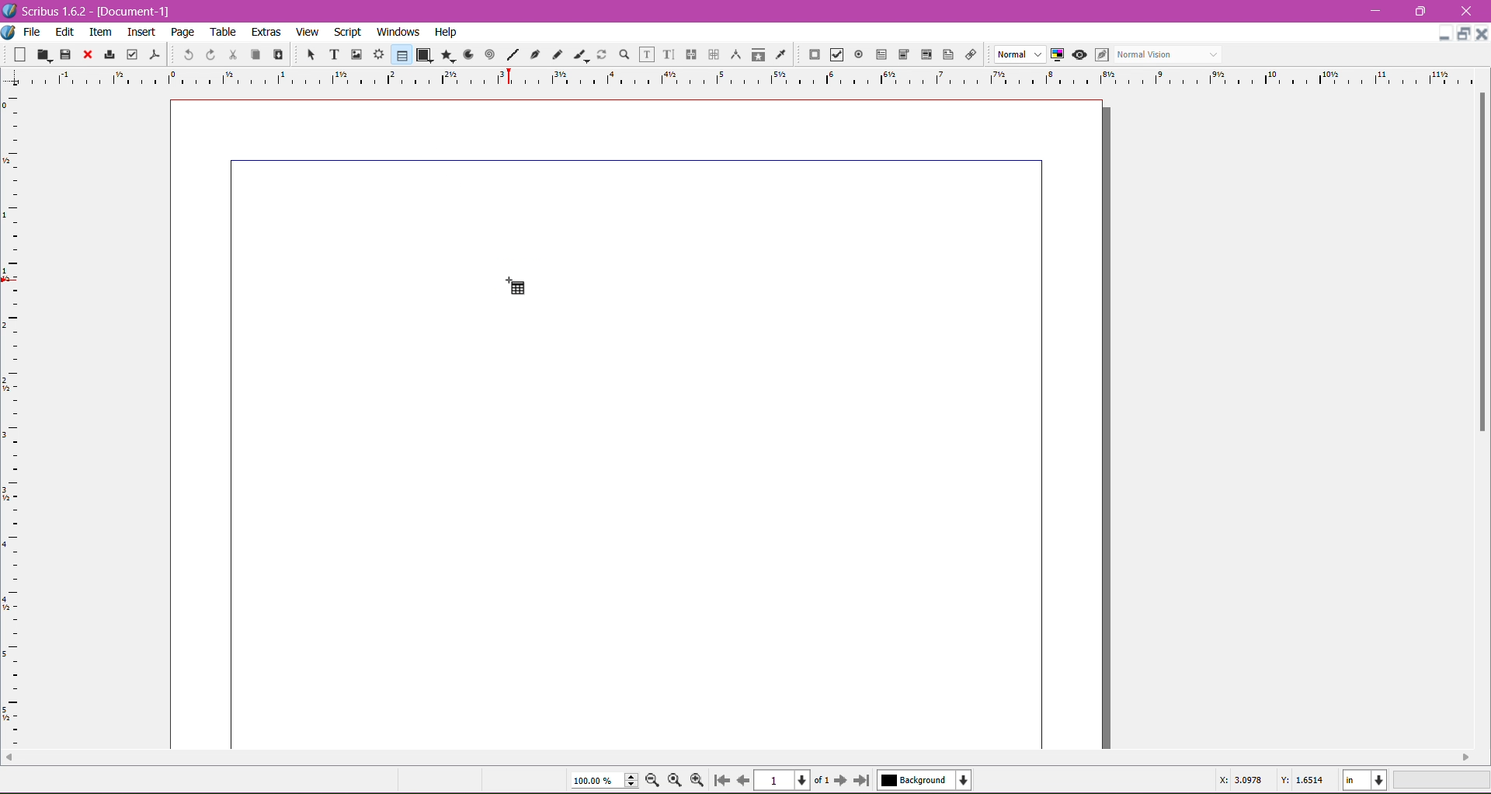  Describe the element at coordinates (32, 32) in the screenshot. I see `File` at that location.